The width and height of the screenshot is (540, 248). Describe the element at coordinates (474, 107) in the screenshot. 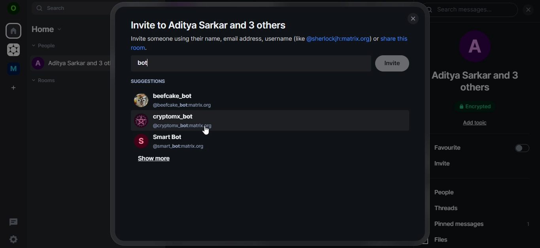

I see `encrypted` at that location.